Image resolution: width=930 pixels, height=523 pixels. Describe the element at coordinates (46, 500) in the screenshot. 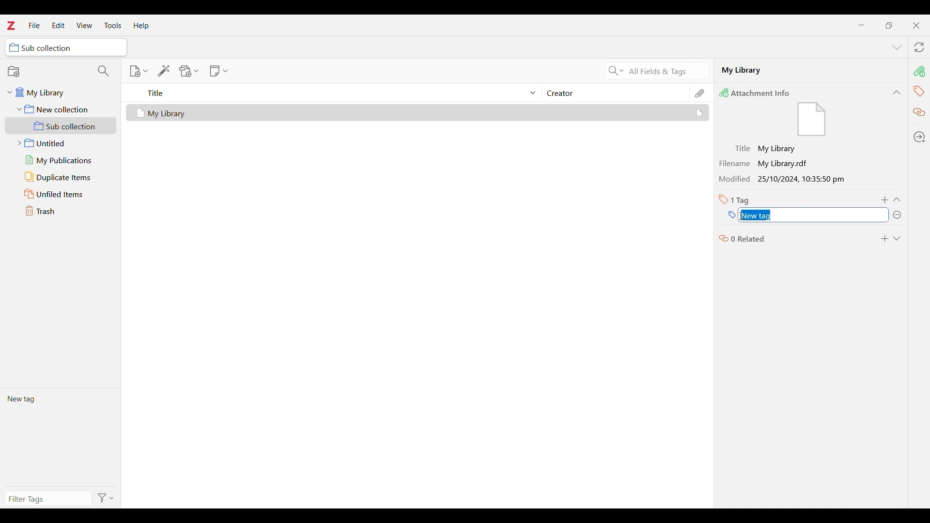

I see `Type in filter tags` at that location.